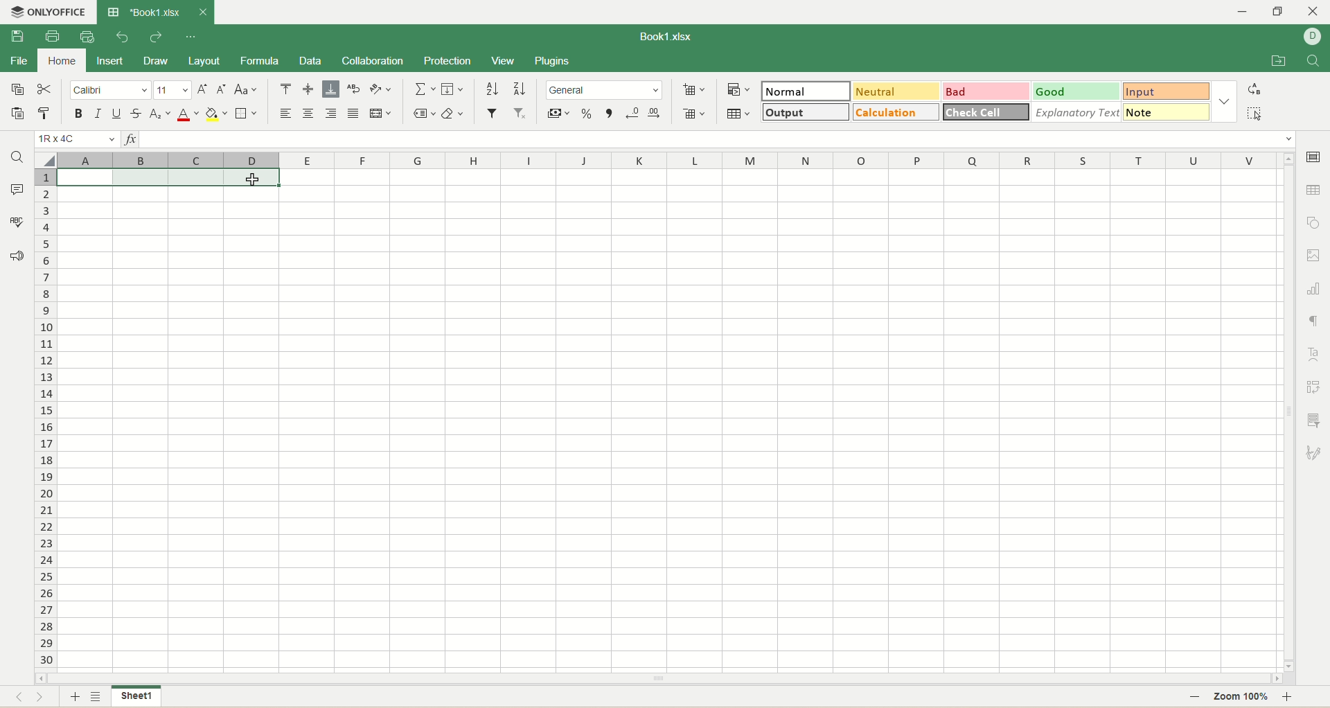 This screenshot has width=1330, height=708. What do you see at coordinates (308, 115) in the screenshot?
I see `align center` at bounding box center [308, 115].